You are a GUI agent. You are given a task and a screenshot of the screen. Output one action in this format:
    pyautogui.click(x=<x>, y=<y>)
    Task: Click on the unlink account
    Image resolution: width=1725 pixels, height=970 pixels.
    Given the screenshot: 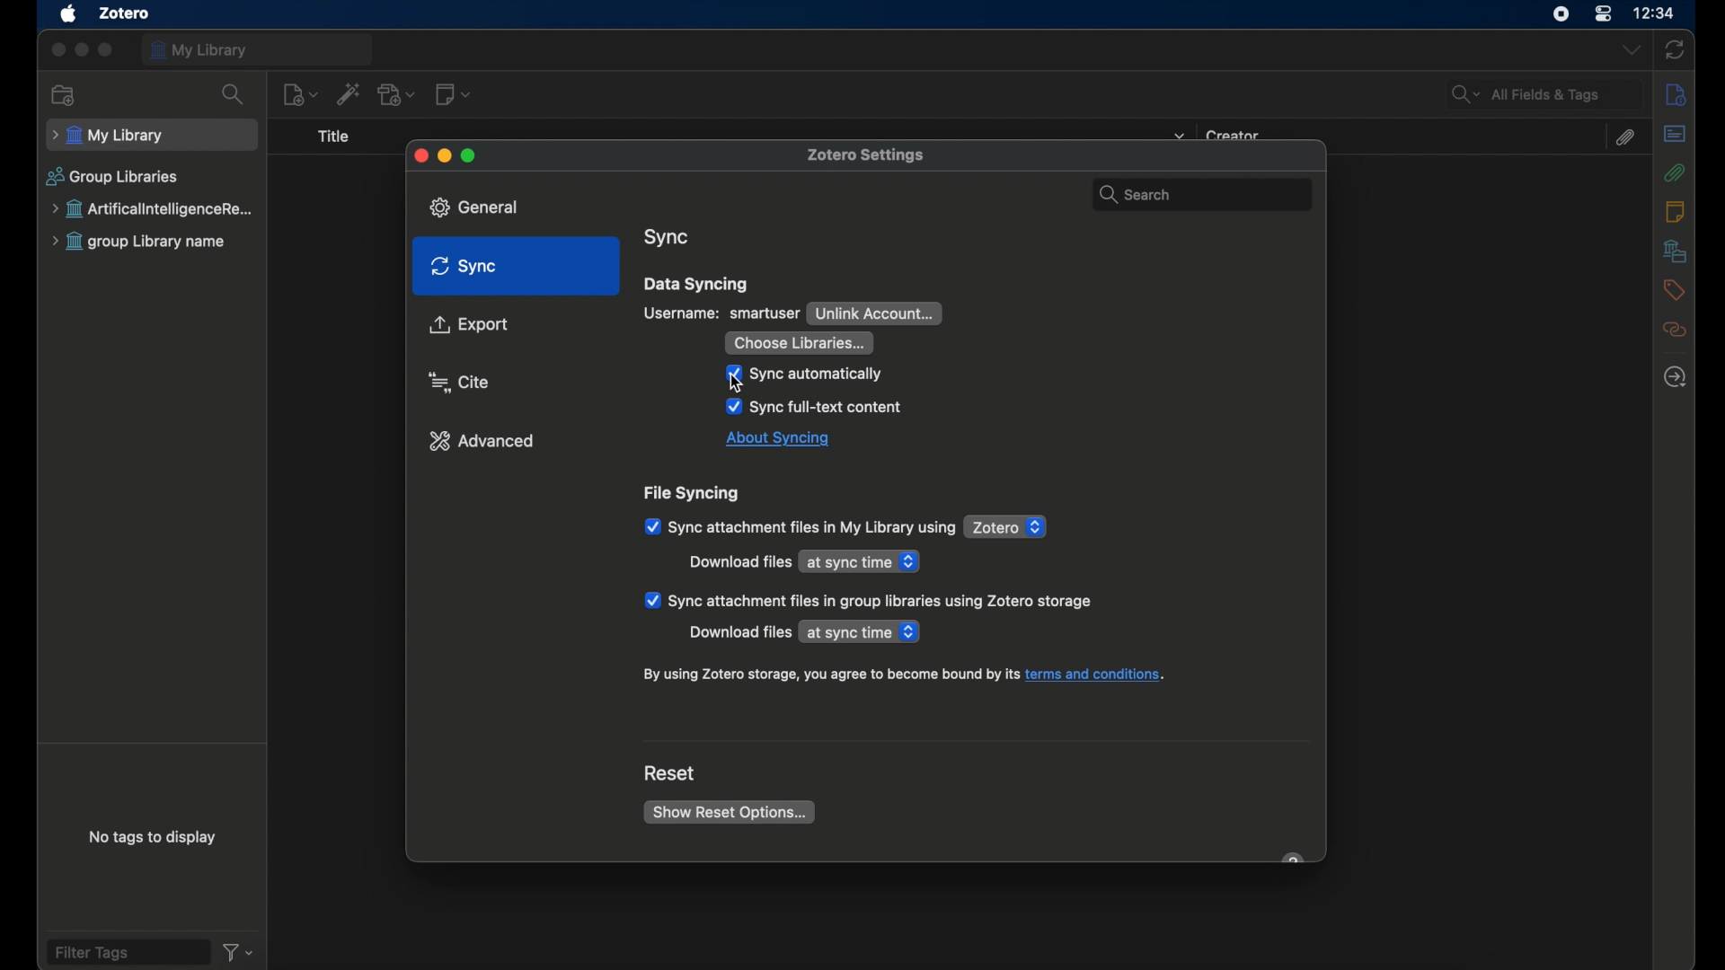 What is the action you would take?
    pyautogui.click(x=875, y=313)
    